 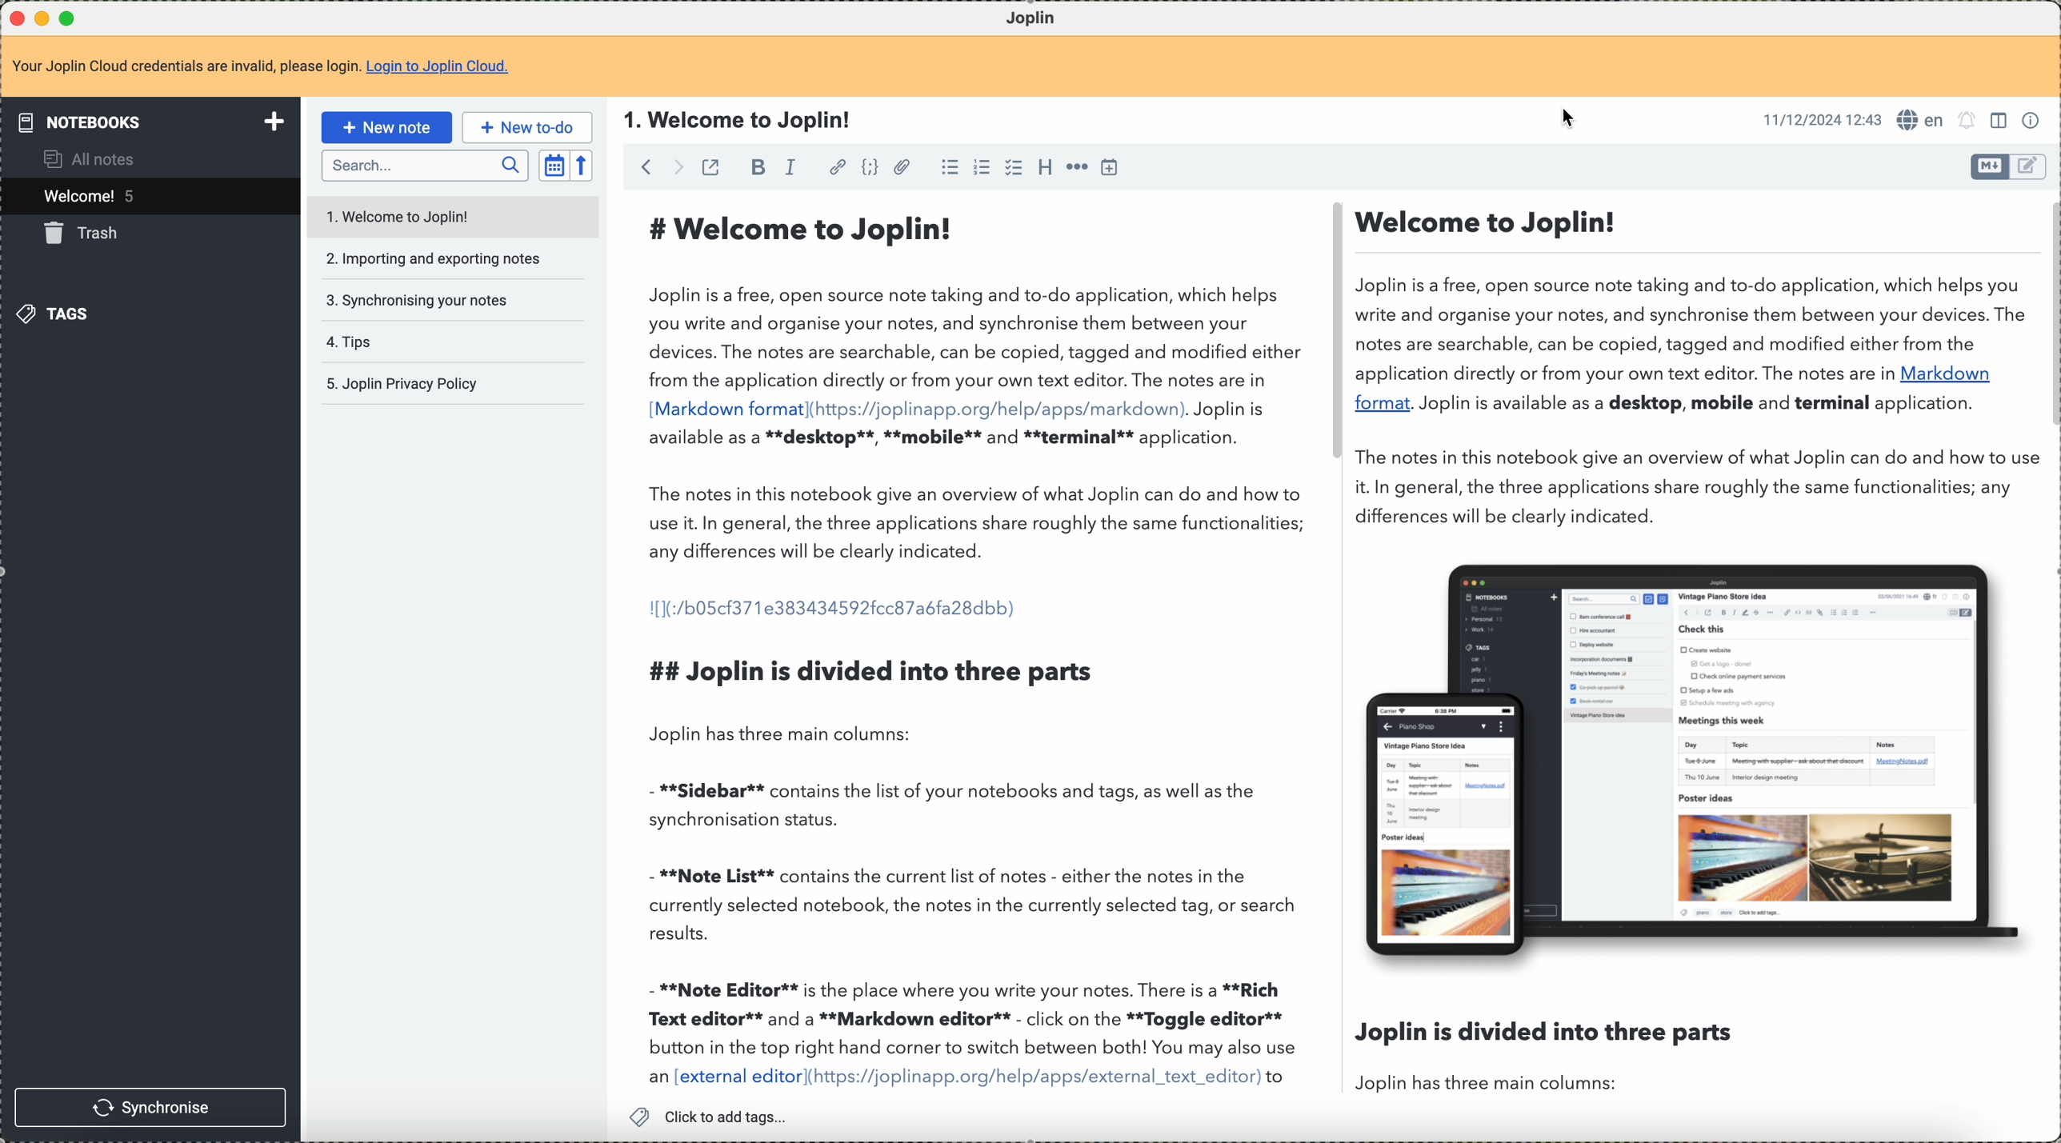 I want to click on click to add tags, so click(x=716, y=1116).